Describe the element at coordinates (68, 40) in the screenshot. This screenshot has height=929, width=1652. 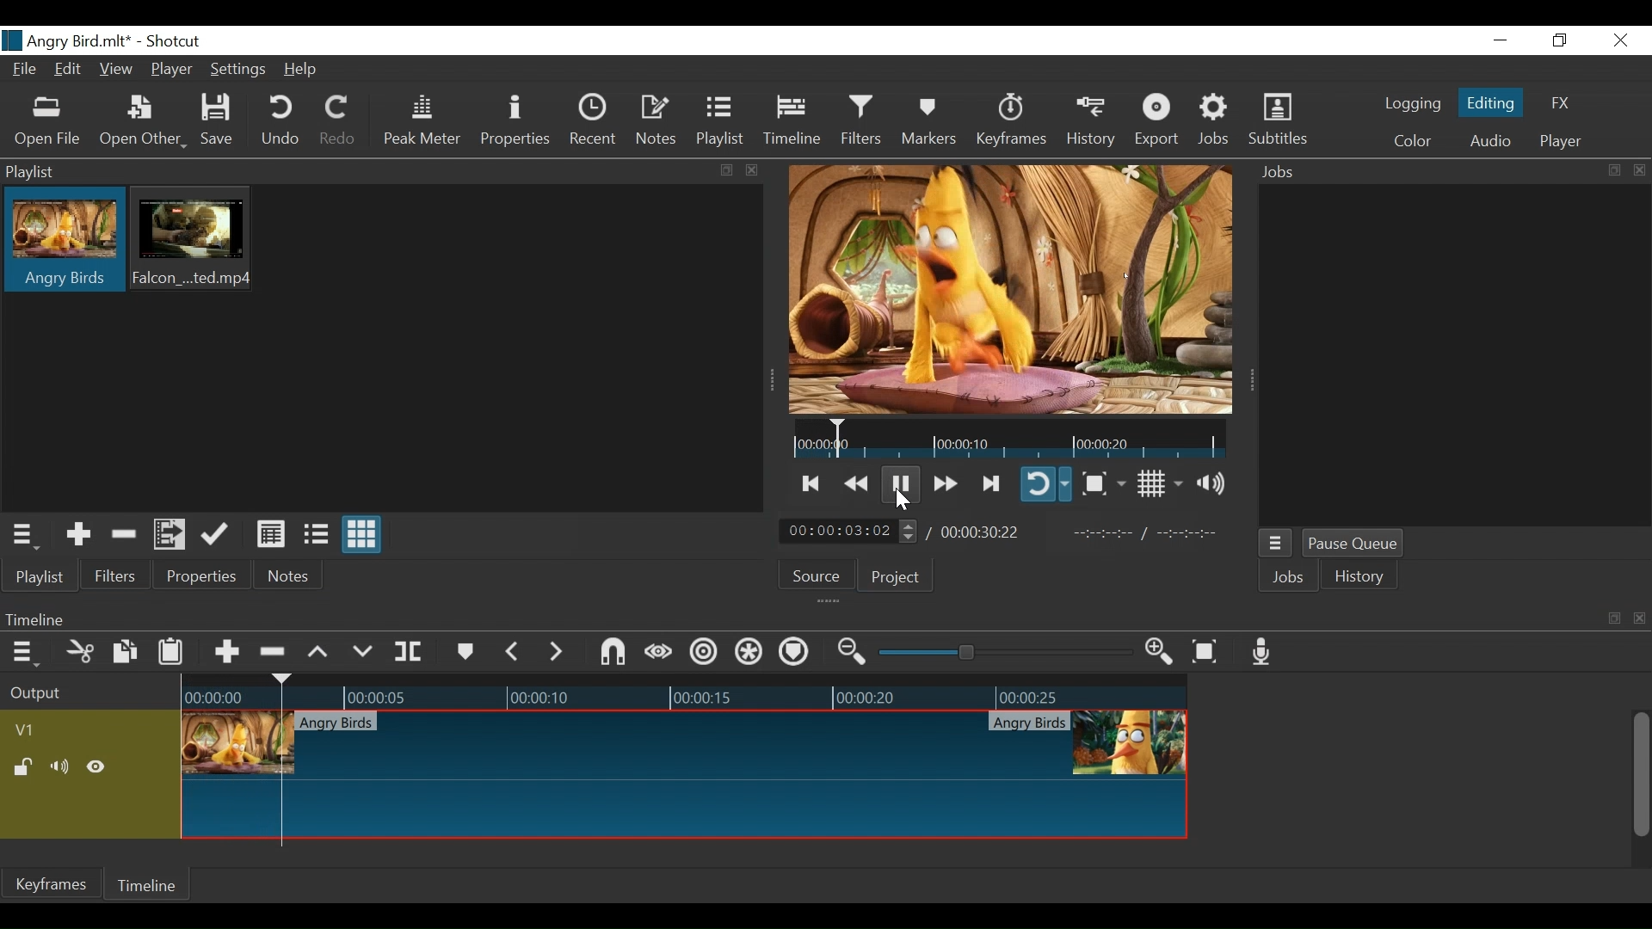
I see `File Name` at that location.